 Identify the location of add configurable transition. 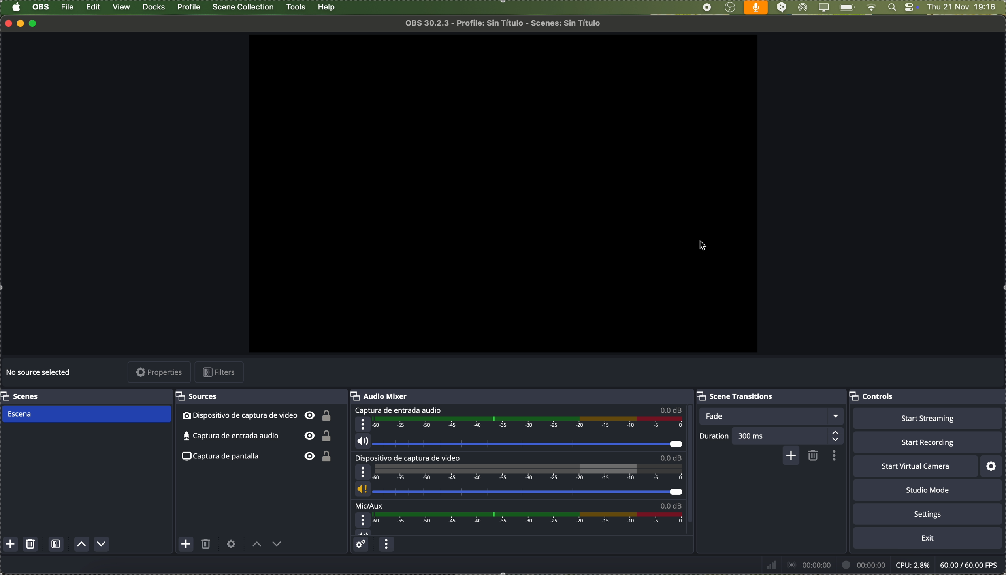
(790, 457).